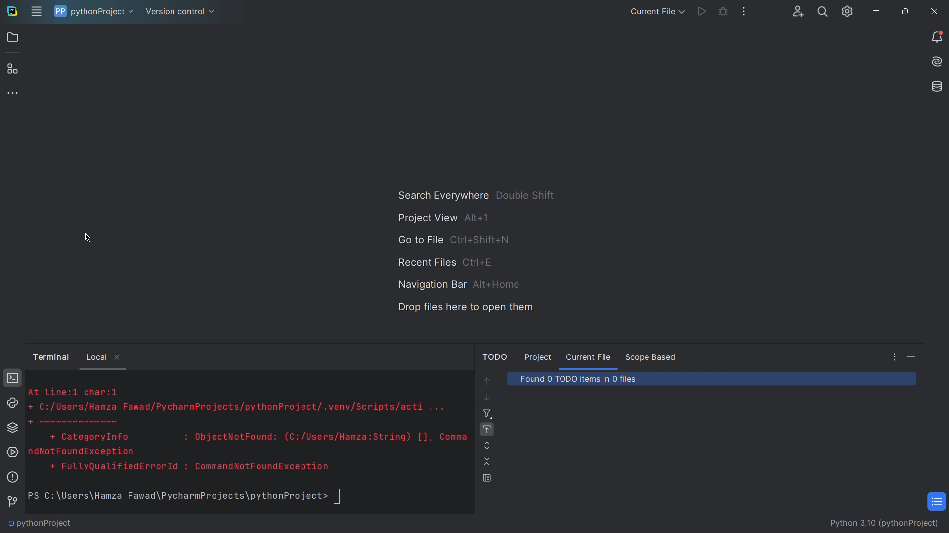 This screenshot has width=949, height=533. Describe the element at coordinates (903, 10) in the screenshot. I see `Maximize` at that location.